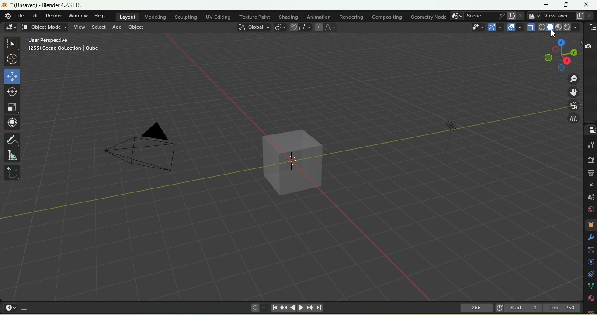 The image size is (597, 315). What do you see at coordinates (12, 173) in the screenshot?
I see `Cube` at bounding box center [12, 173].